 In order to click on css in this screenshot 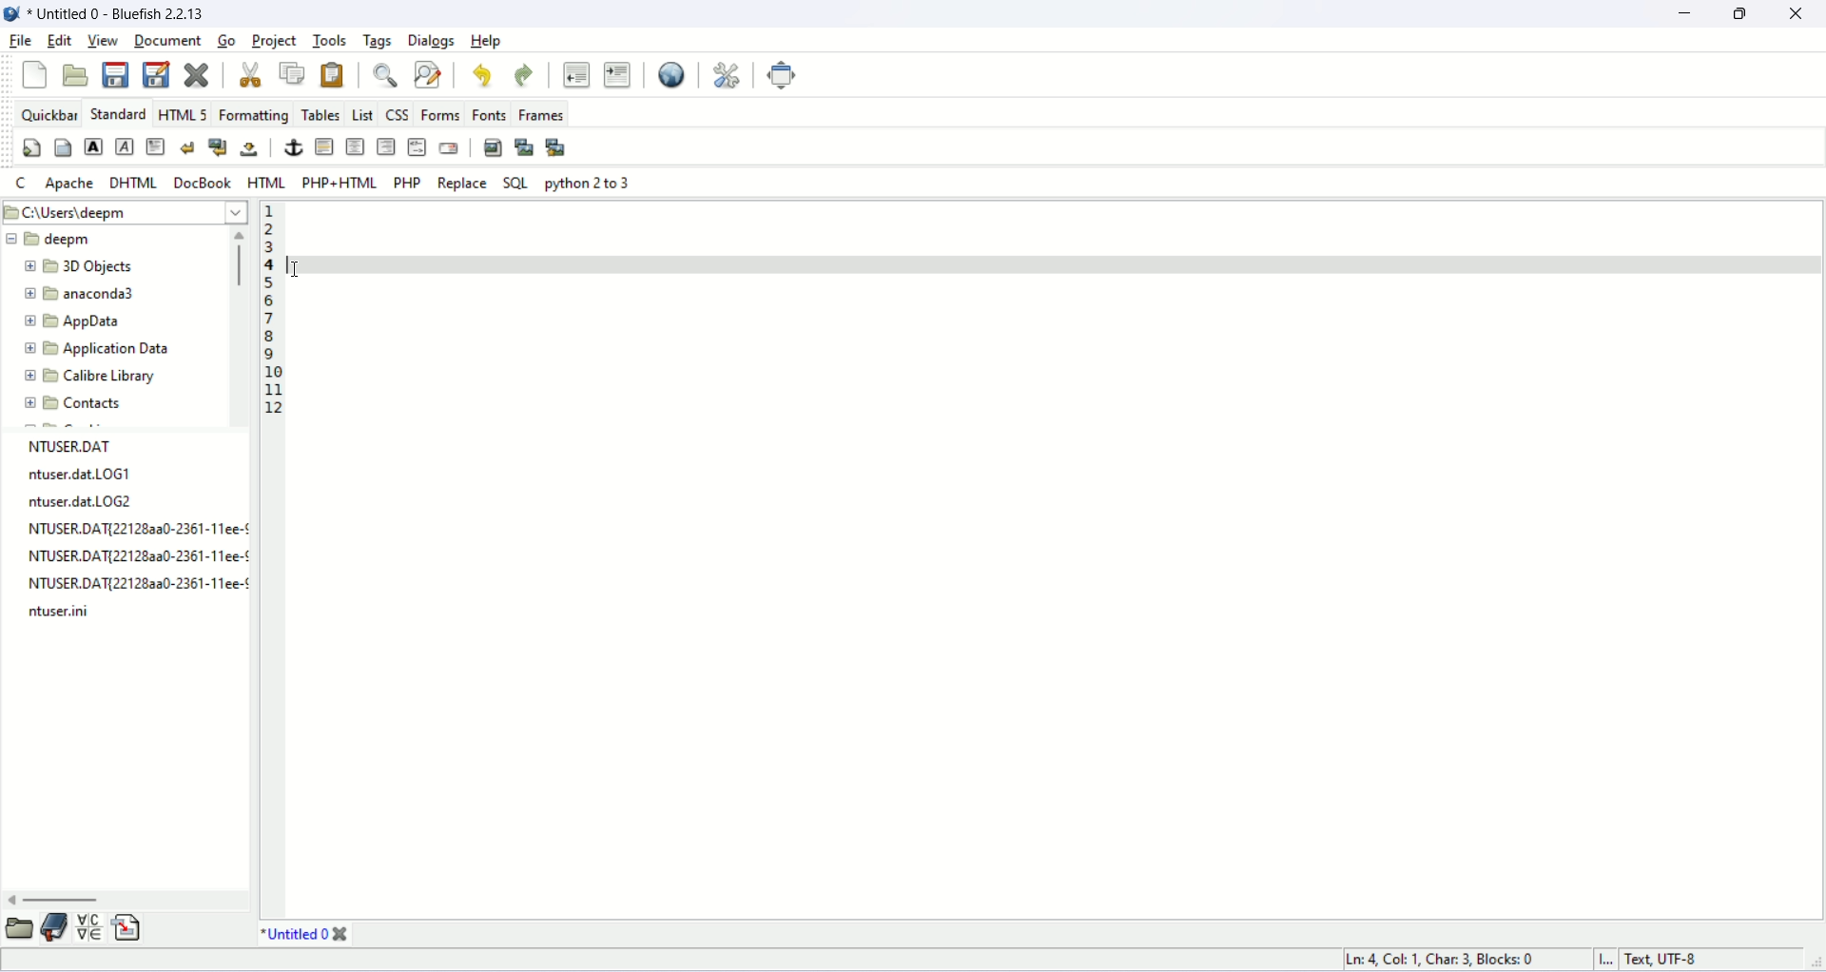, I will do `click(397, 115)`.